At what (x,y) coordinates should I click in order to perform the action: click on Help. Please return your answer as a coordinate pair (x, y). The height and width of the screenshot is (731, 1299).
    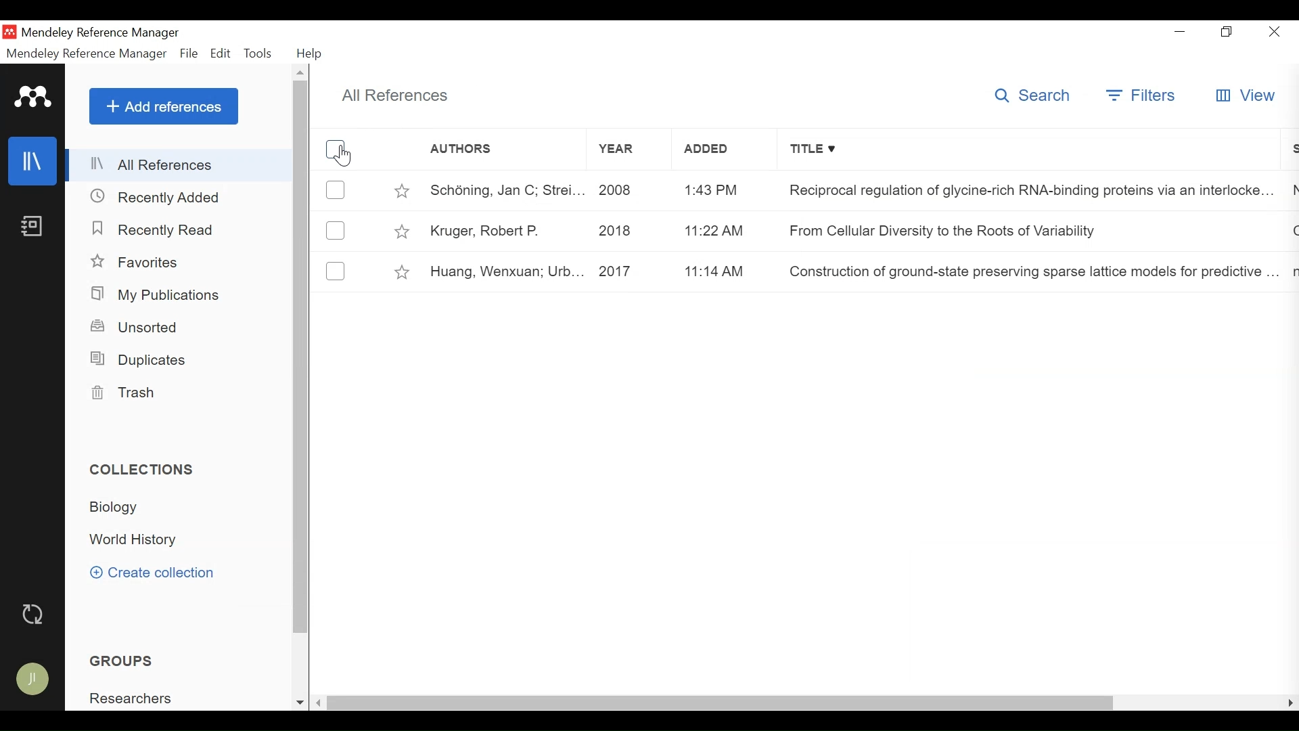
    Looking at the image, I should click on (312, 53).